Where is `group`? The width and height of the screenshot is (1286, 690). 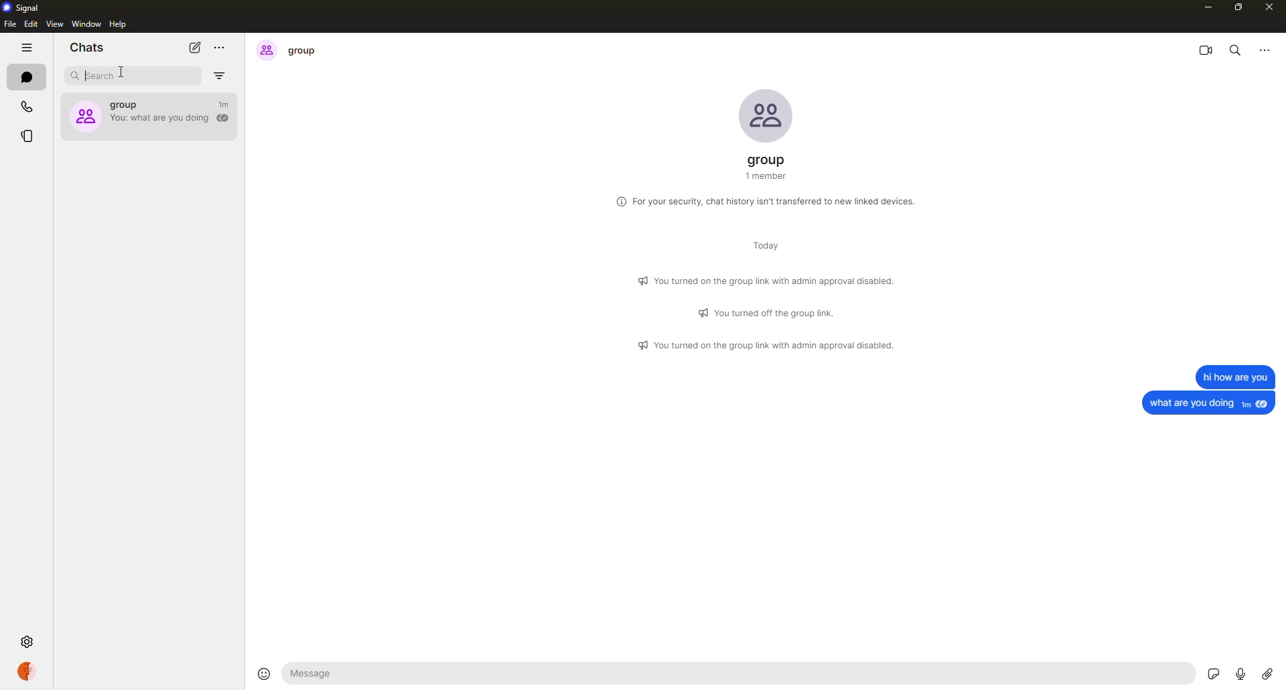 group is located at coordinates (769, 167).